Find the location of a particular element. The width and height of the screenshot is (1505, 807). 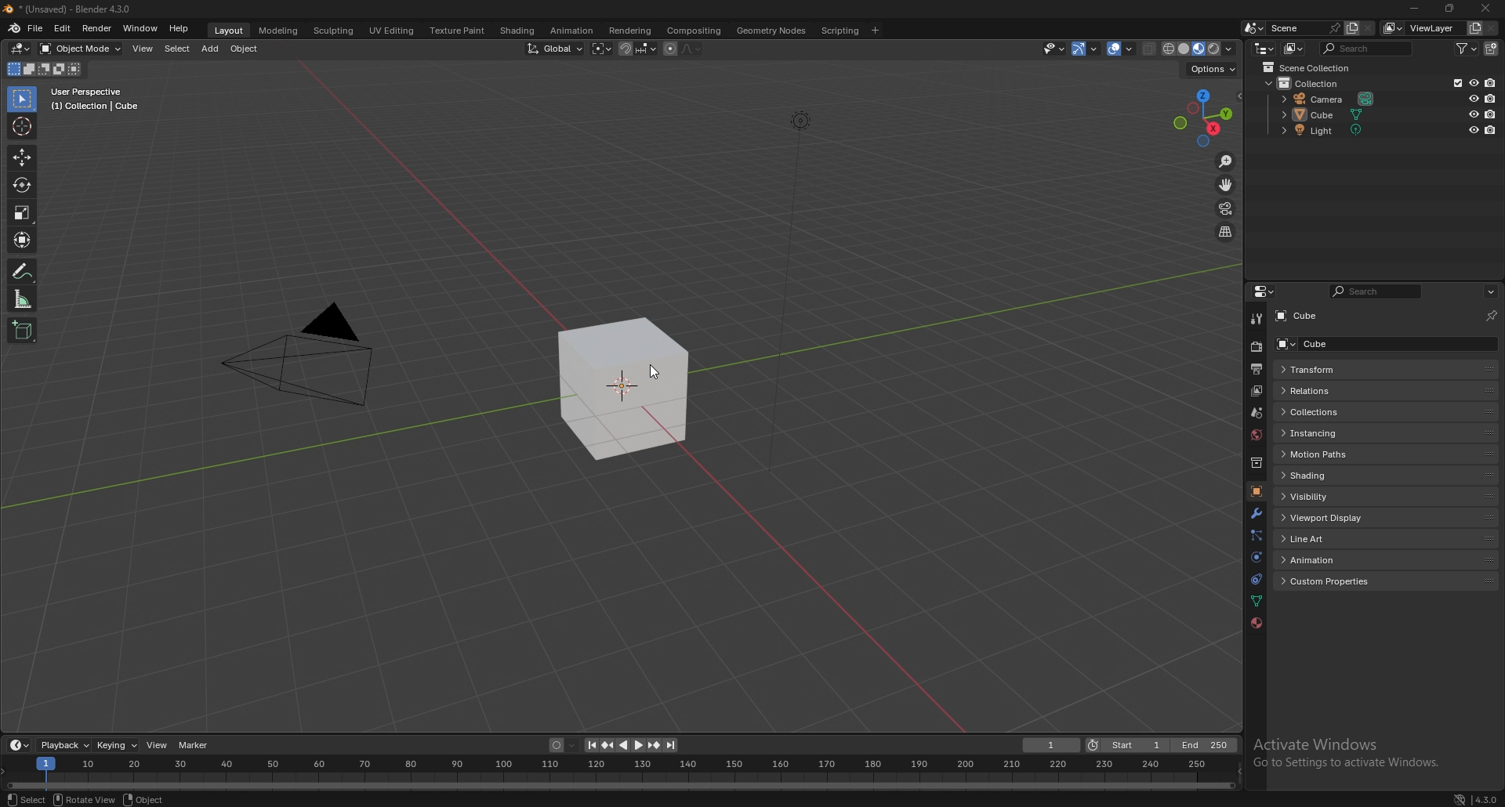

transform is located at coordinates (23, 241).